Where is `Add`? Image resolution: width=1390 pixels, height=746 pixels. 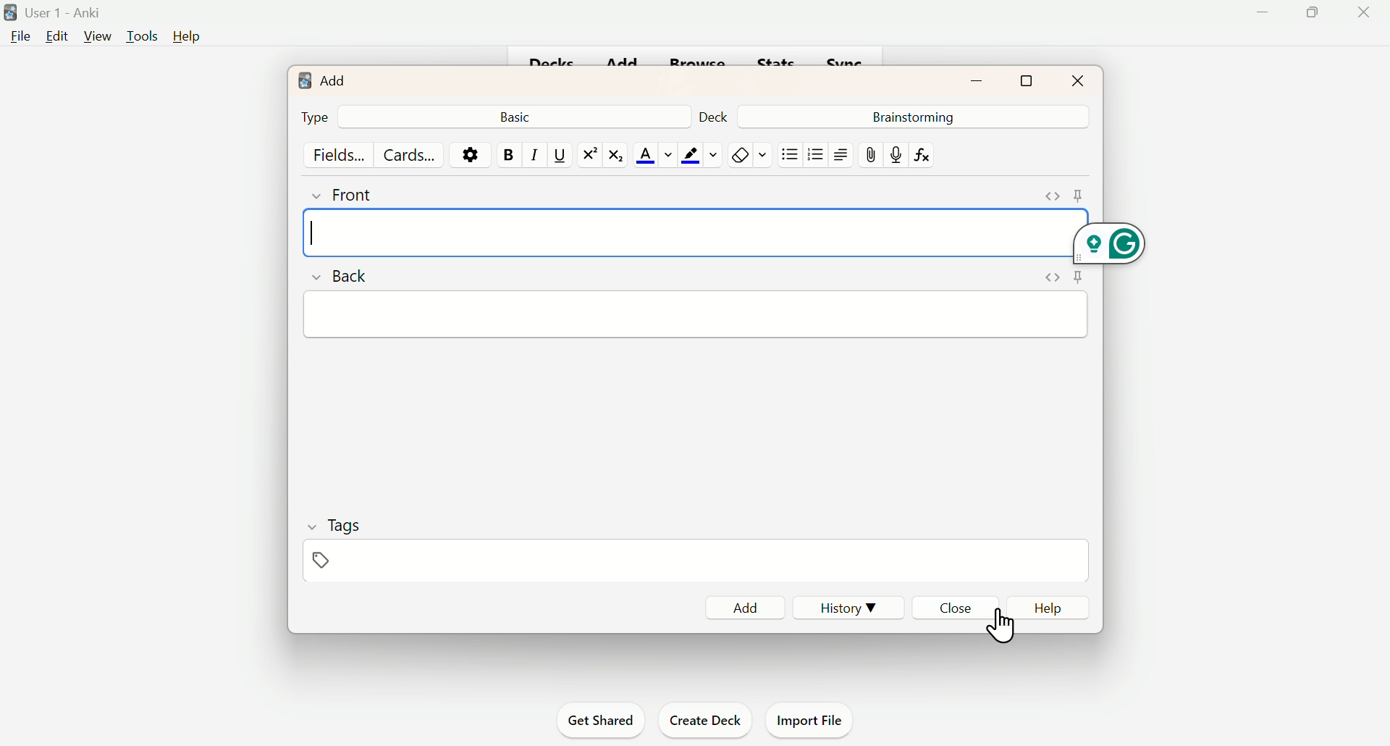
Add is located at coordinates (324, 79).